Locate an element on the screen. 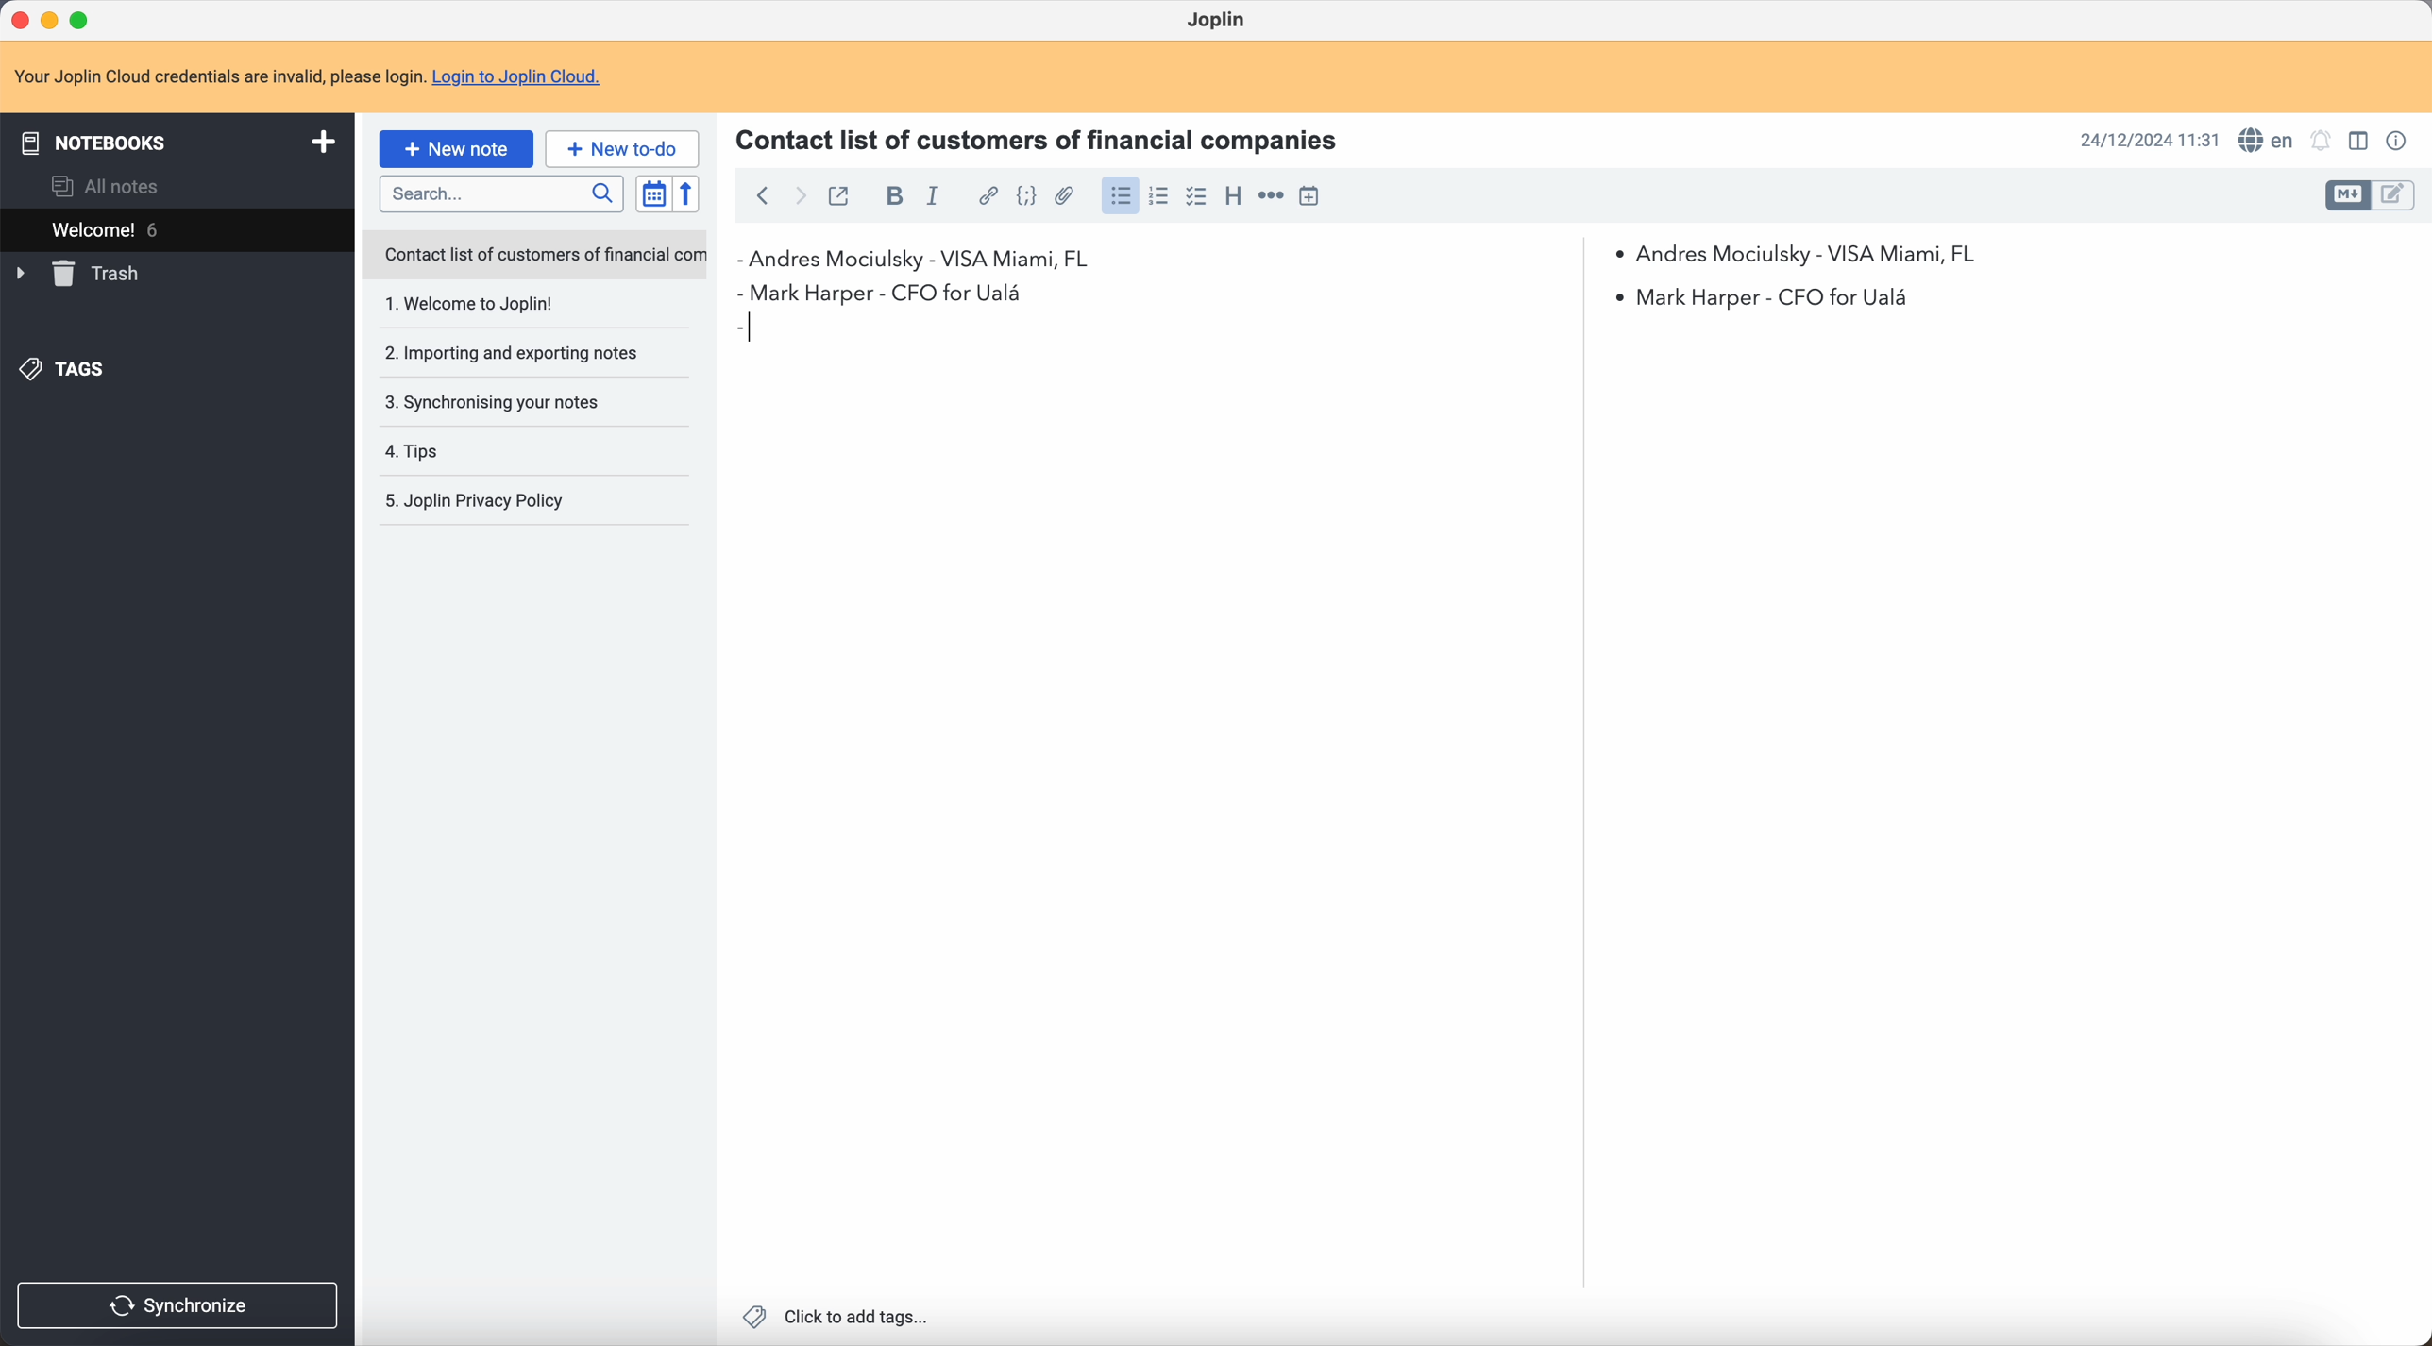  close Joplin is located at coordinates (18, 18).